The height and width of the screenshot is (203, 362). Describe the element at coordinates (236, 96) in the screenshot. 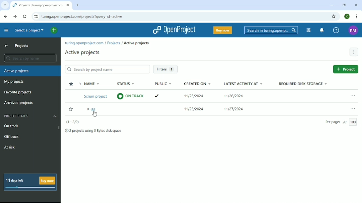

I see `11/26/2024` at that location.